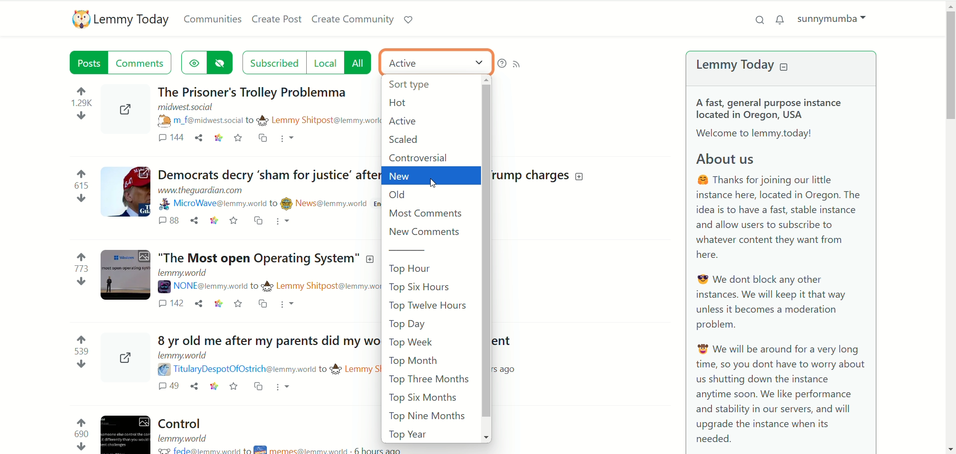  Describe the element at coordinates (192, 223) in the screenshot. I see `share` at that location.